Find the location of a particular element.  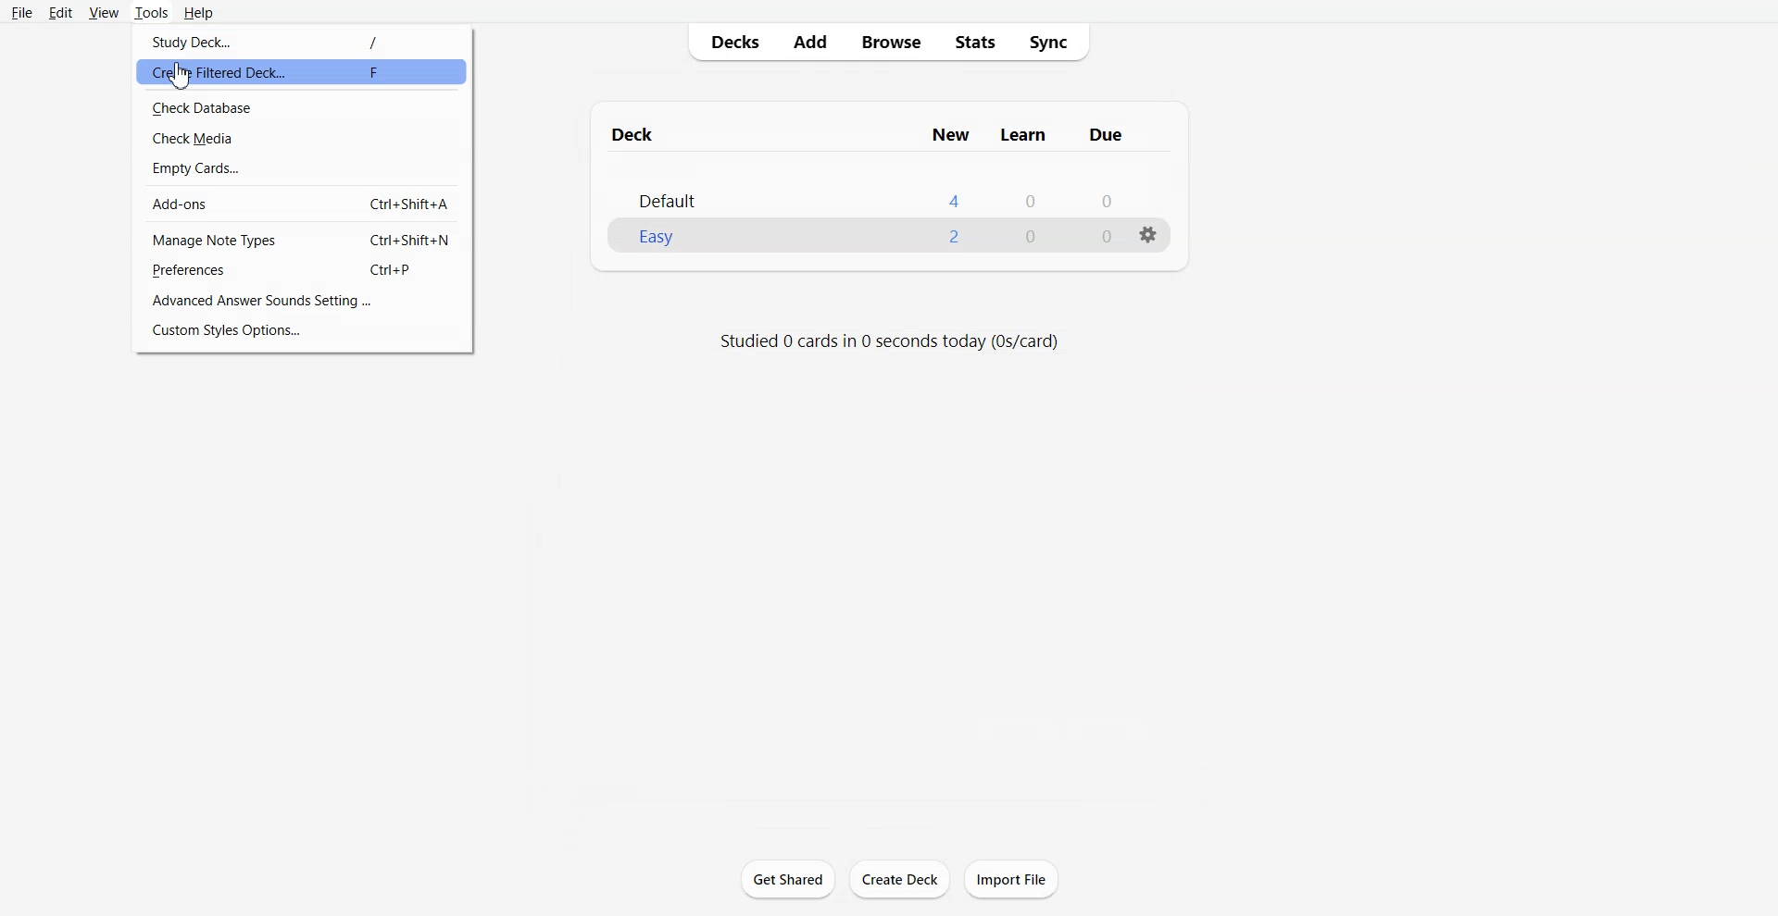

Check Database is located at coordinates (304, 105).